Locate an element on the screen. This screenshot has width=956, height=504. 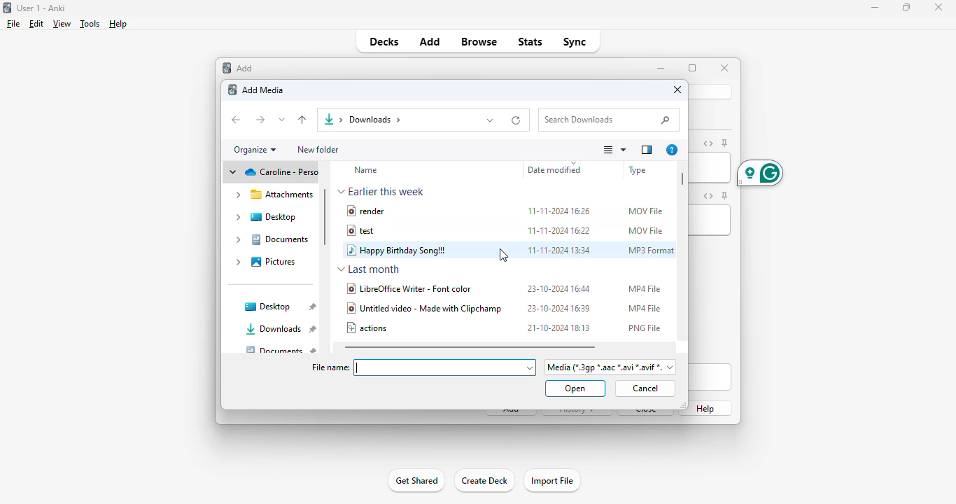
sync is located at coordinates (574, 42).